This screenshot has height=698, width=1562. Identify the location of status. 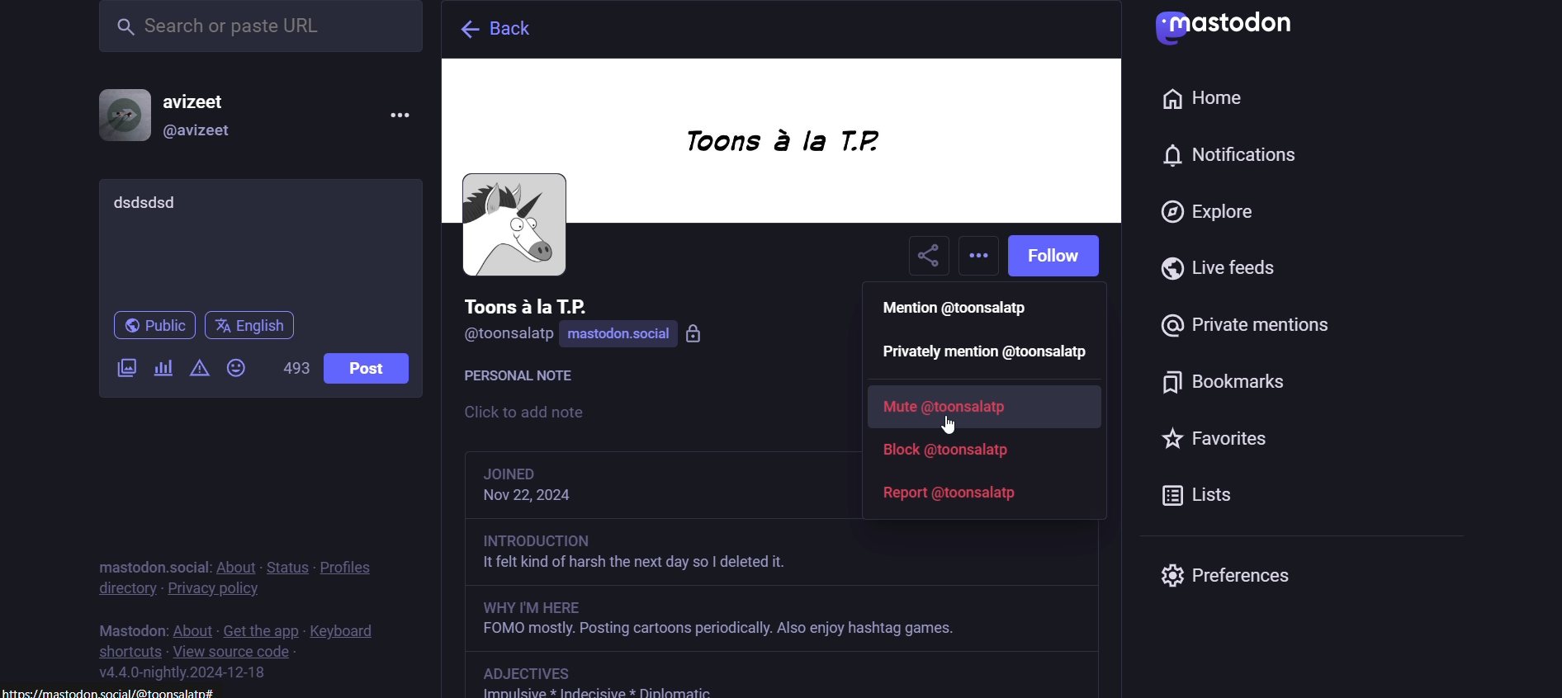
(287, 559).